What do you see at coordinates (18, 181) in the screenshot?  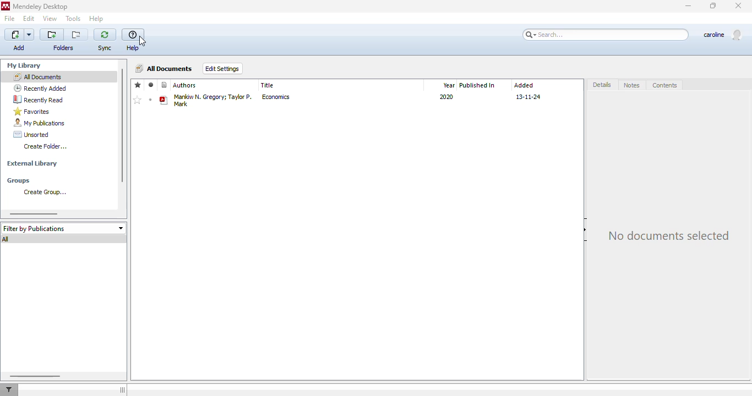 I see `groups` at bounding box center [18, 181].